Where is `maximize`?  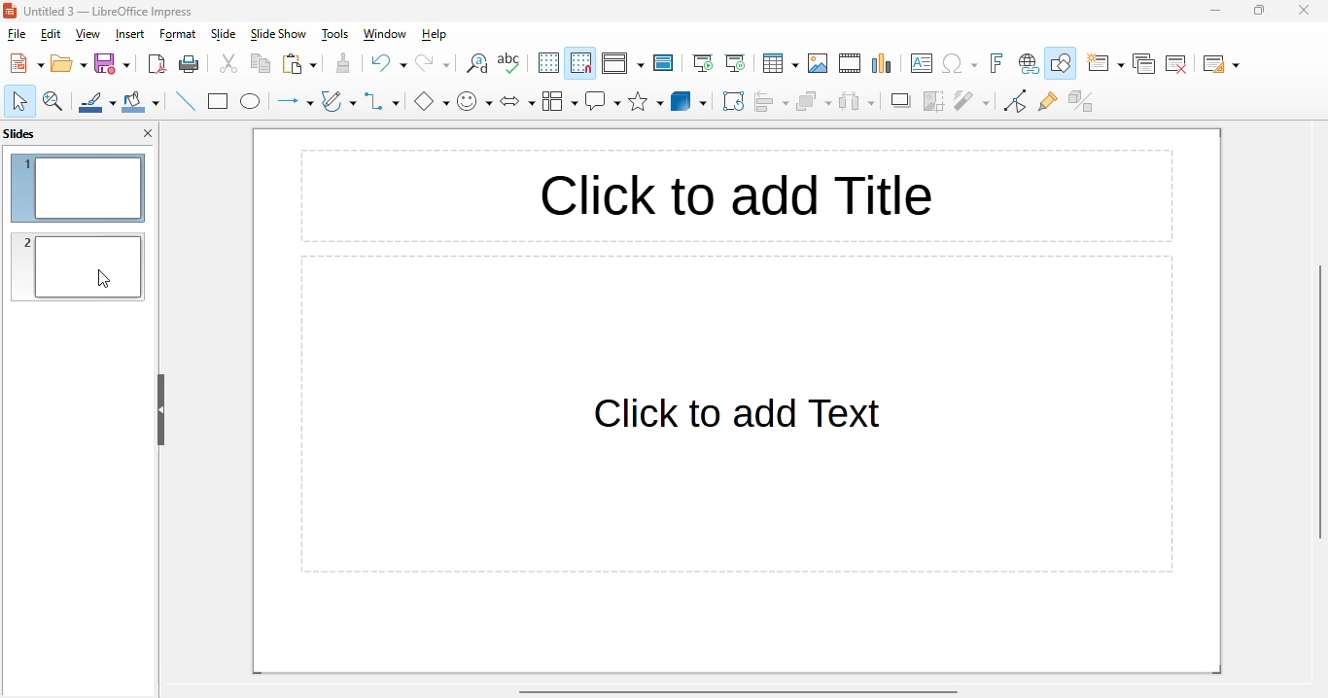 maximize is located at coordinates (1260, 11).